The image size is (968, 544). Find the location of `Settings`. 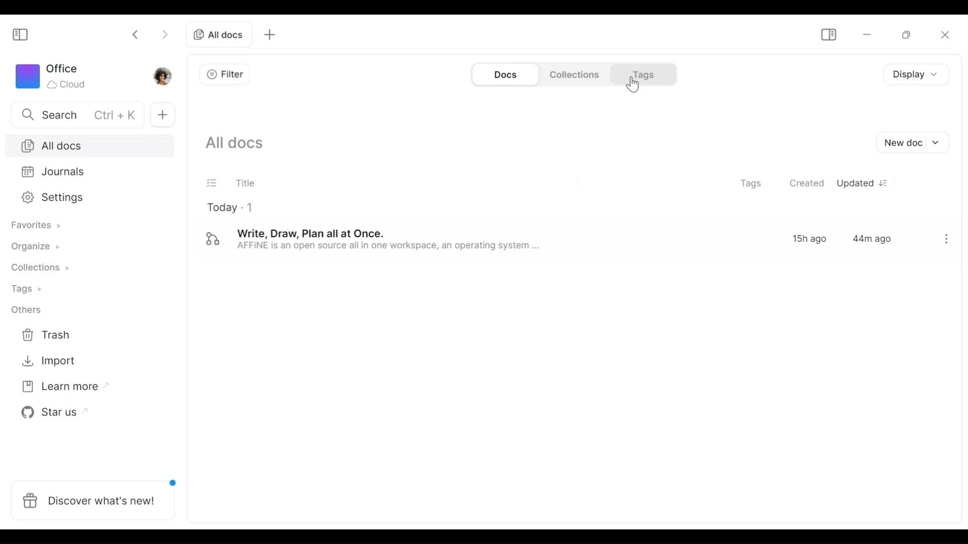

Settings is located at coordinates (87, 197).